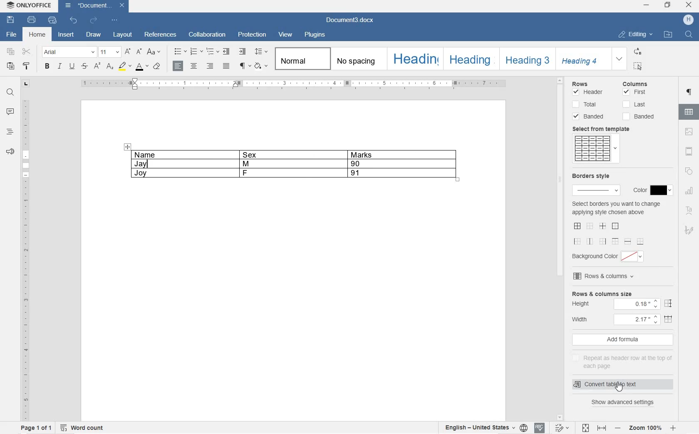 The width and height of the screenshot is (699, 434). Describe the element at coordinates (59, 67) in the screenshot. I see `ITALIC` at that location.